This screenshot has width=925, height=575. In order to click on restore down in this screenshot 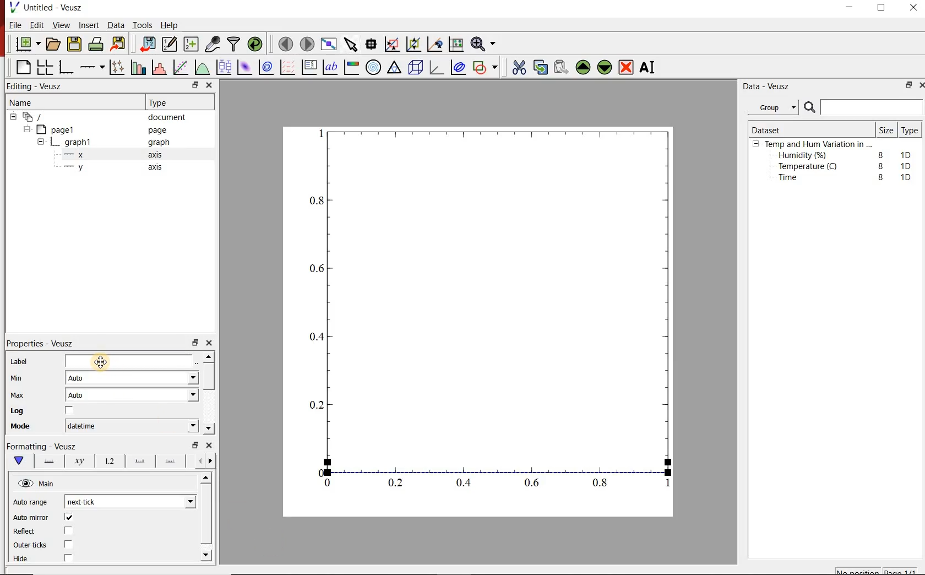, I will do `click(194, 343)`.